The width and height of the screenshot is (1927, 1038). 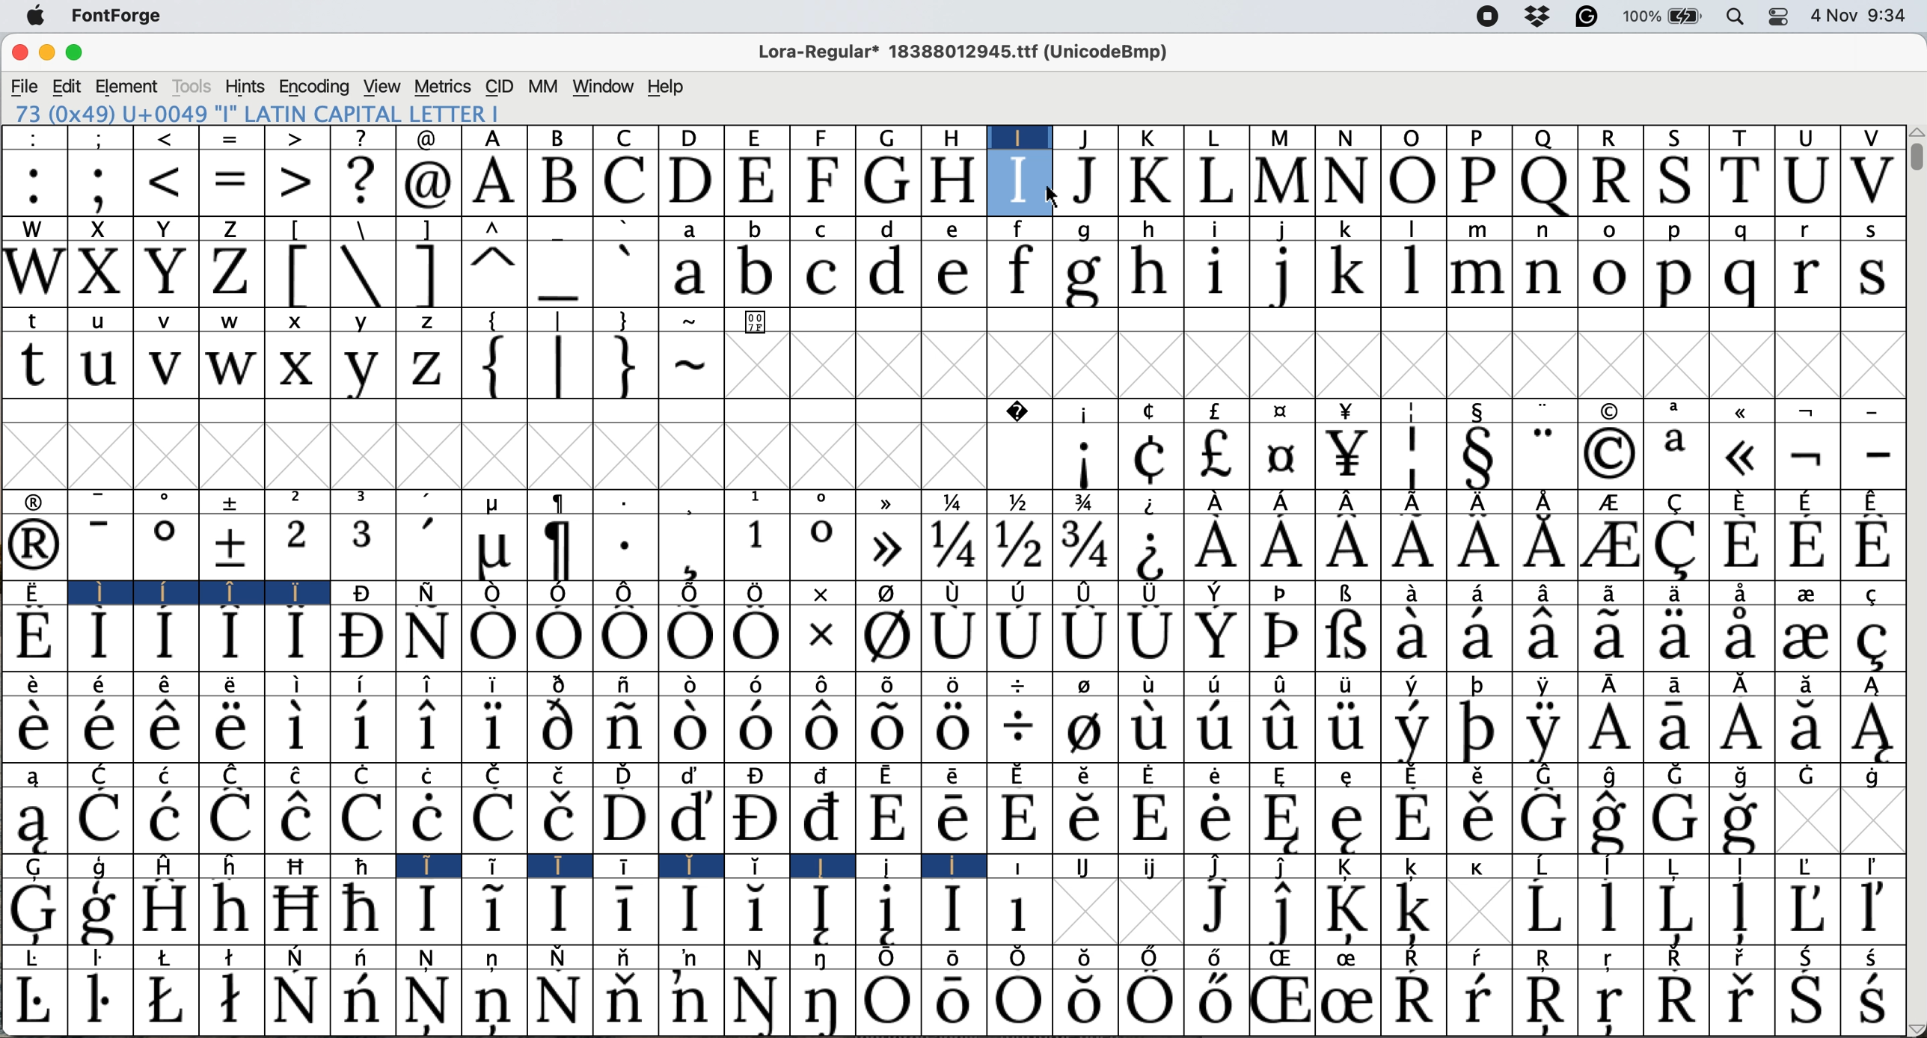 What do you see at coordinates (1087, 504) in the screenshot?
I see `3/4` at bounding box center [1087, 504].